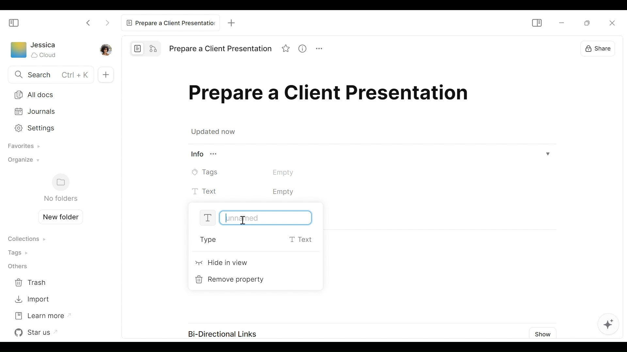 The image size is (627, 352). Describe the element at coordinates (242, 221) in the screenshot. I see `Insertion Cursor` at that location.